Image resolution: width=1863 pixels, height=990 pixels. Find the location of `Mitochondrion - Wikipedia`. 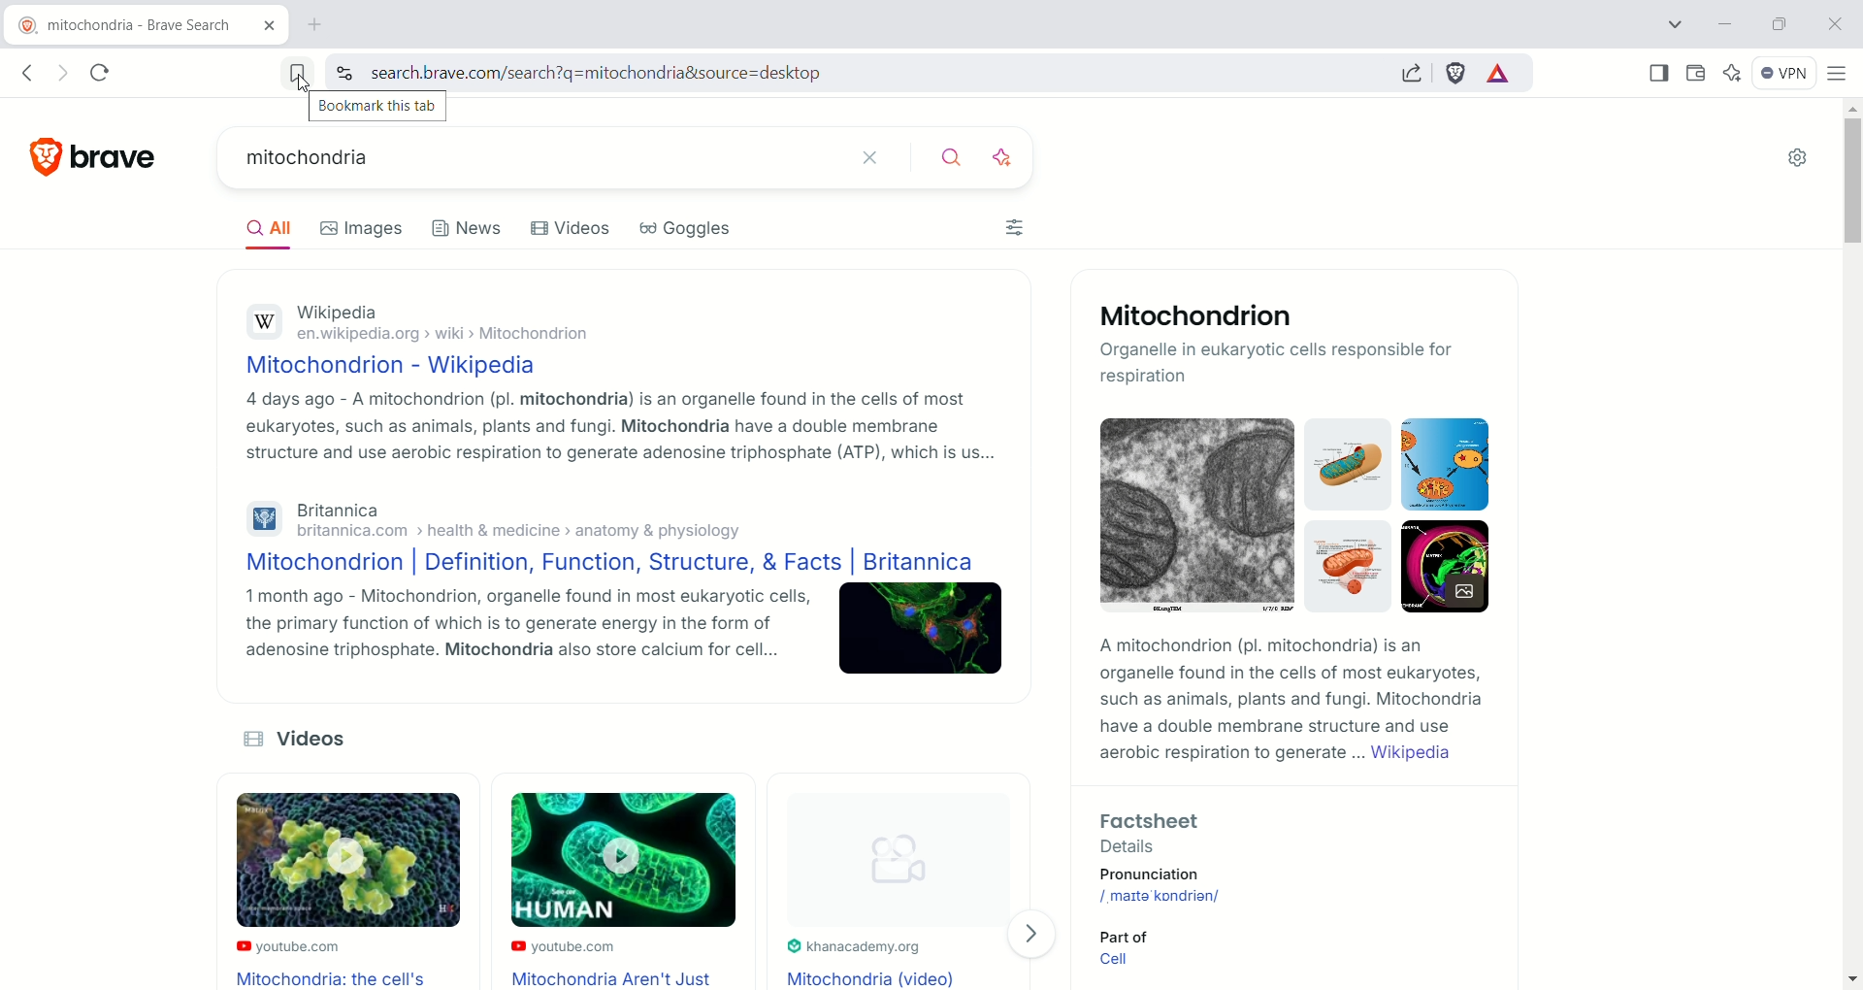

Mitochondrion - Wikipedia is located at coordinates (389, 363).